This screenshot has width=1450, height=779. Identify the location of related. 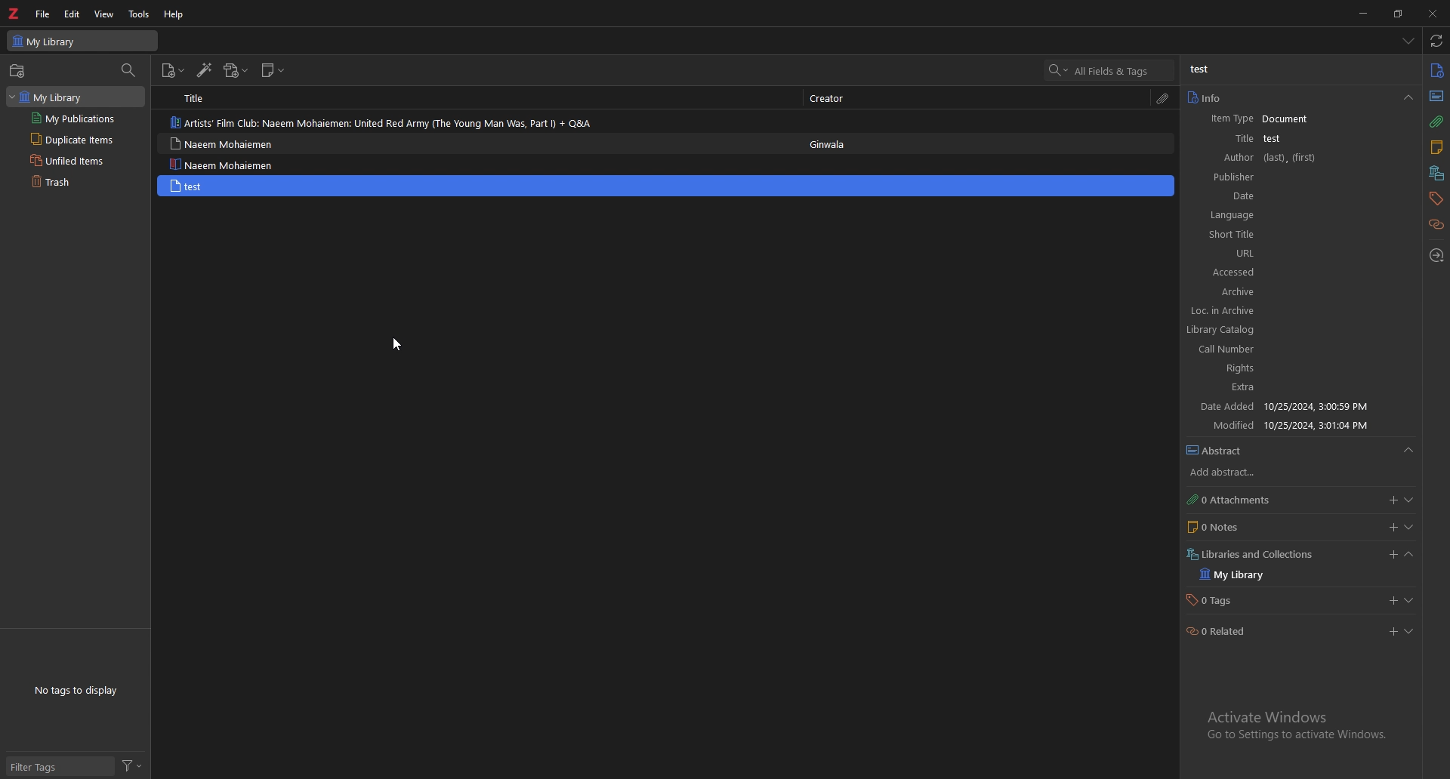
(1437, 223).